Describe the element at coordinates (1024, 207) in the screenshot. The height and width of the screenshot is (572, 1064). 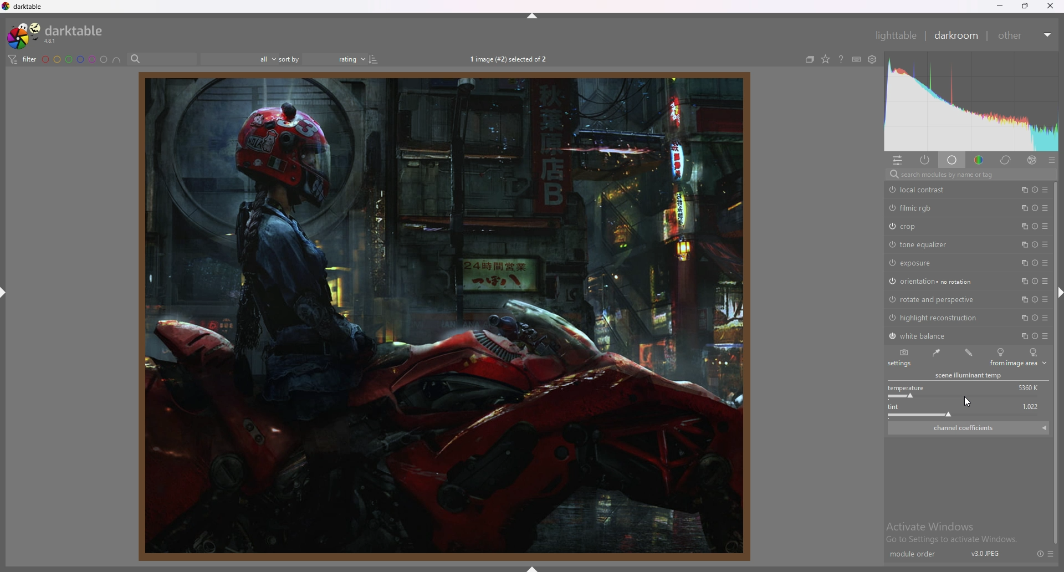
I see `multiple instances action` at that location.